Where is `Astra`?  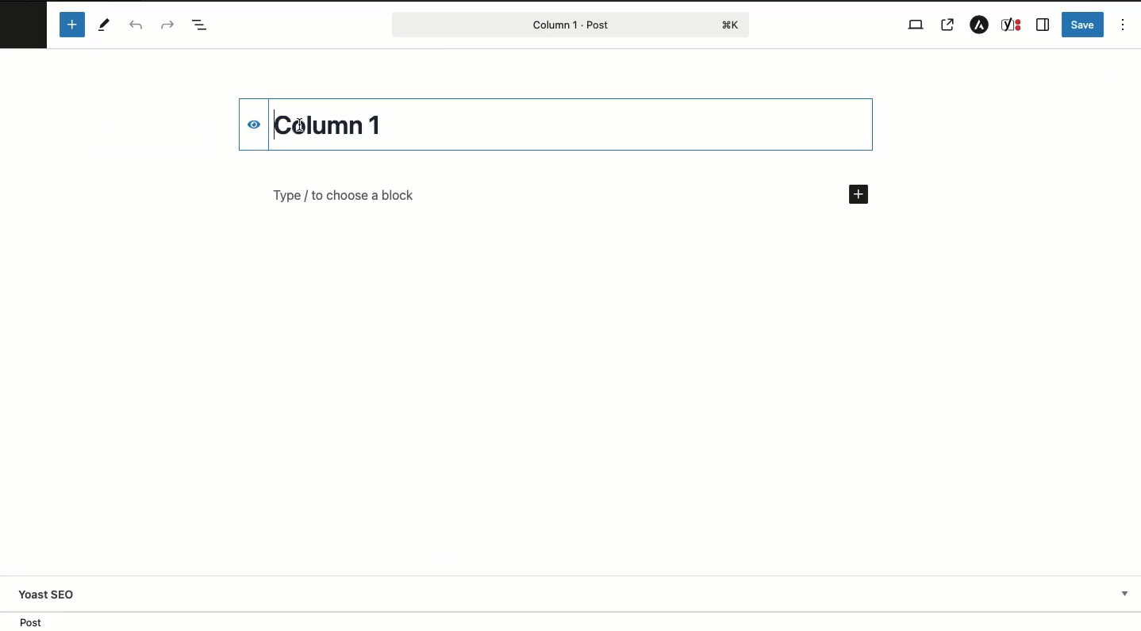 Astra is located at coordinates (976, 25).